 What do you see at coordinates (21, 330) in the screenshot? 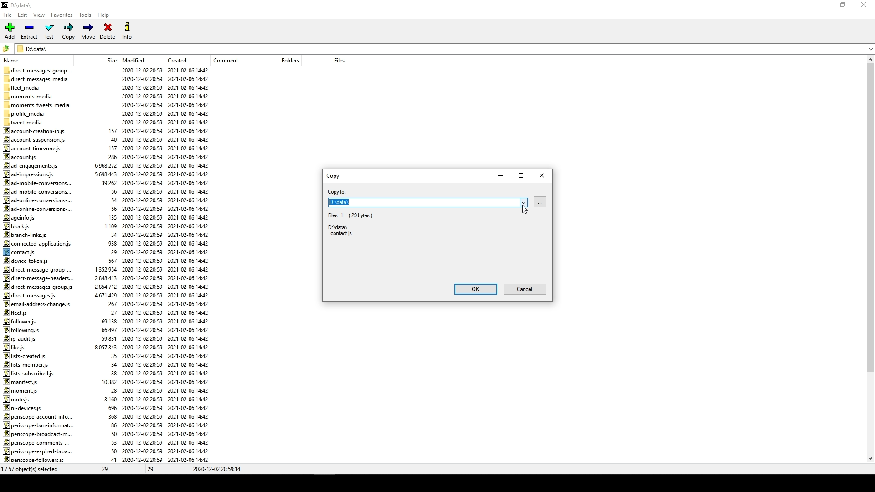
I see `fol` at bounding box center [21, 330].